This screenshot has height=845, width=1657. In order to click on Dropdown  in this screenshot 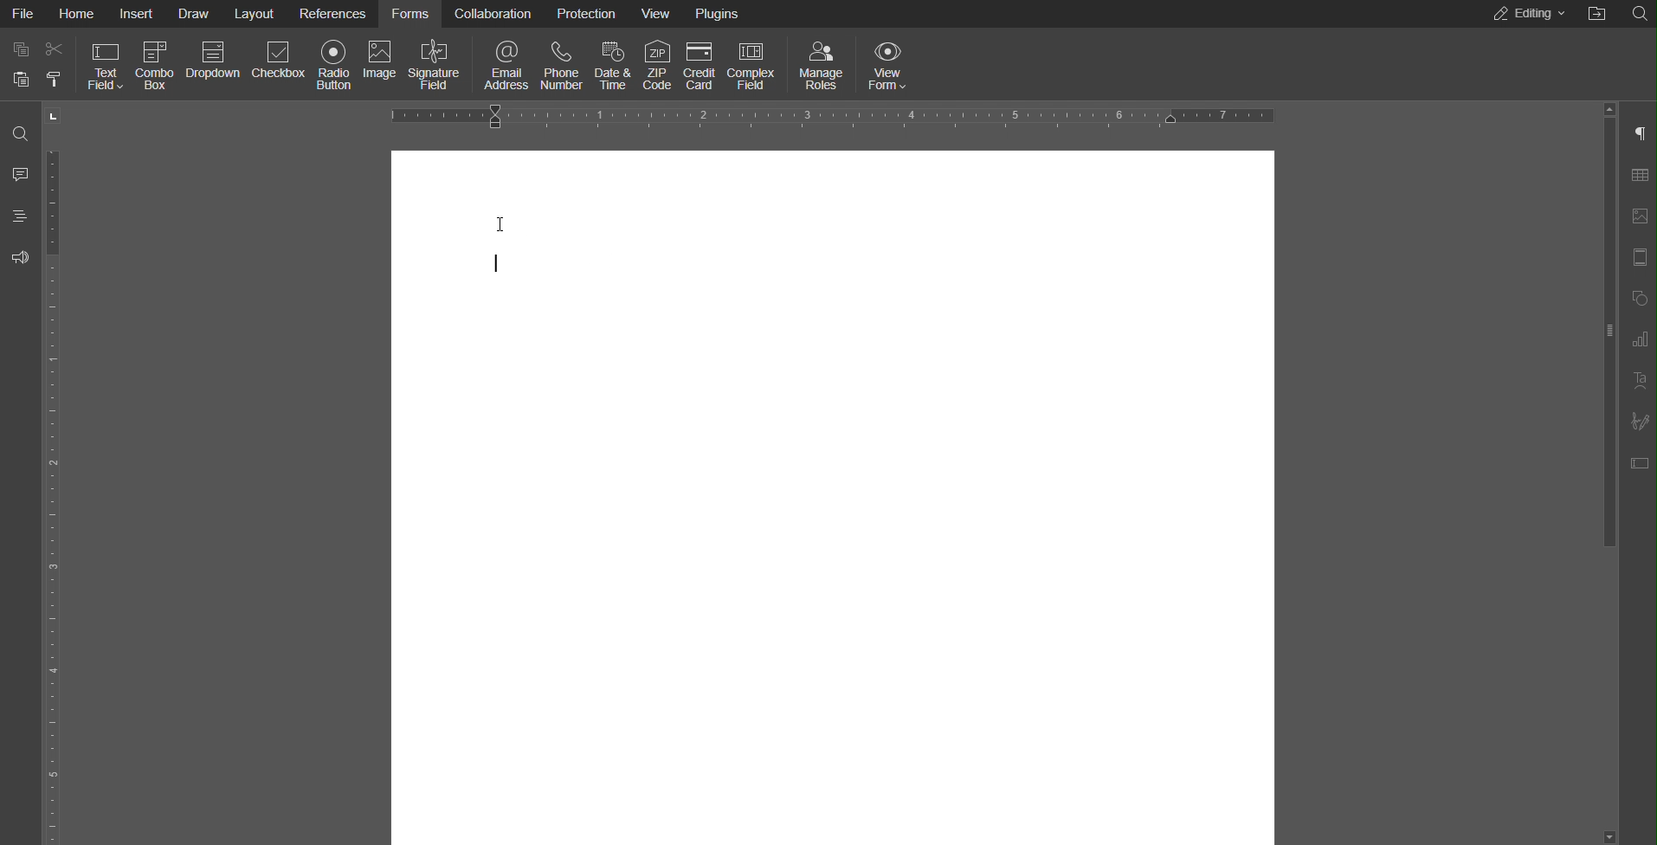, I will do `click(214, 64)`.